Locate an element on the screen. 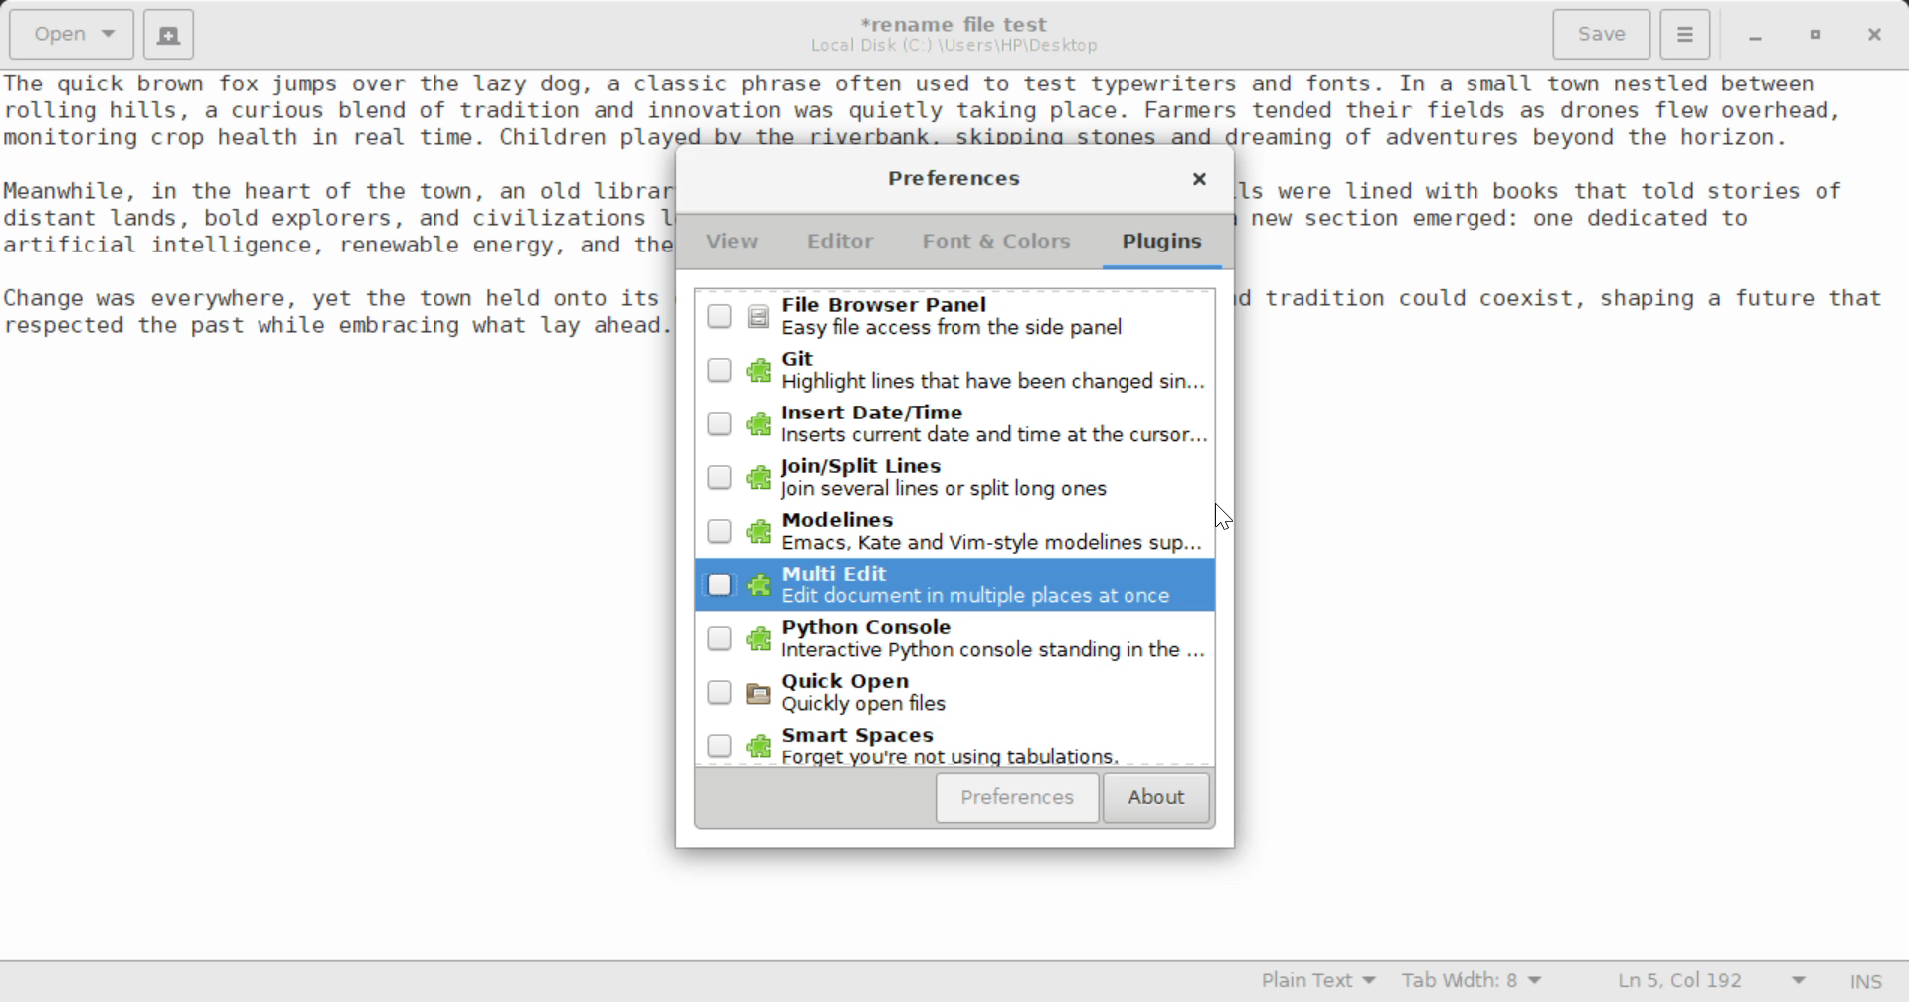 The width and height of the screenshot is (1909, 1002). Unselected Python Console is located at coordinates (954, 645).